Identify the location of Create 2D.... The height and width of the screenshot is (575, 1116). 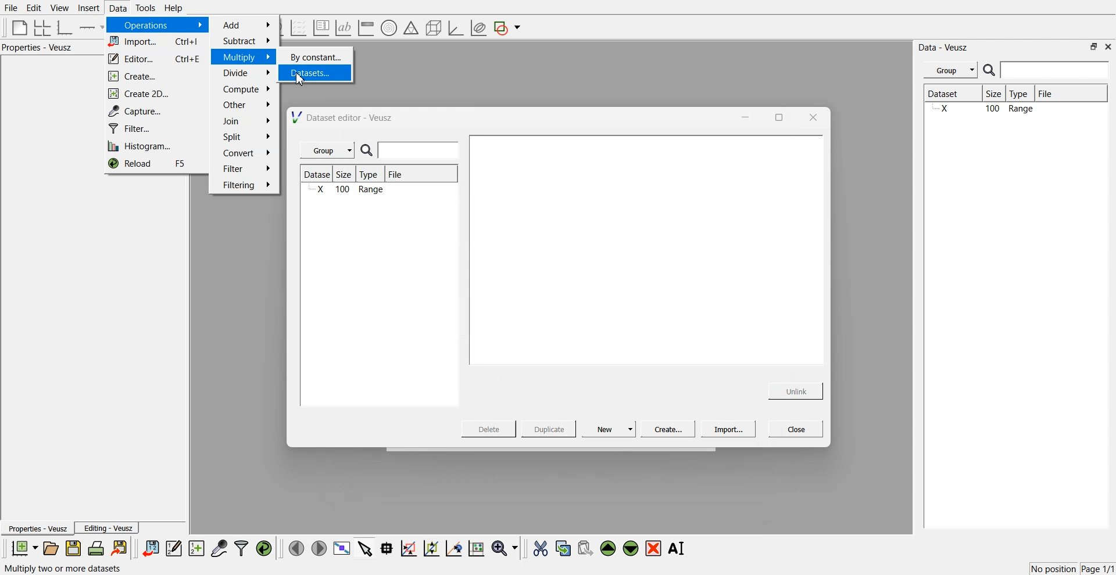
(155, 94).